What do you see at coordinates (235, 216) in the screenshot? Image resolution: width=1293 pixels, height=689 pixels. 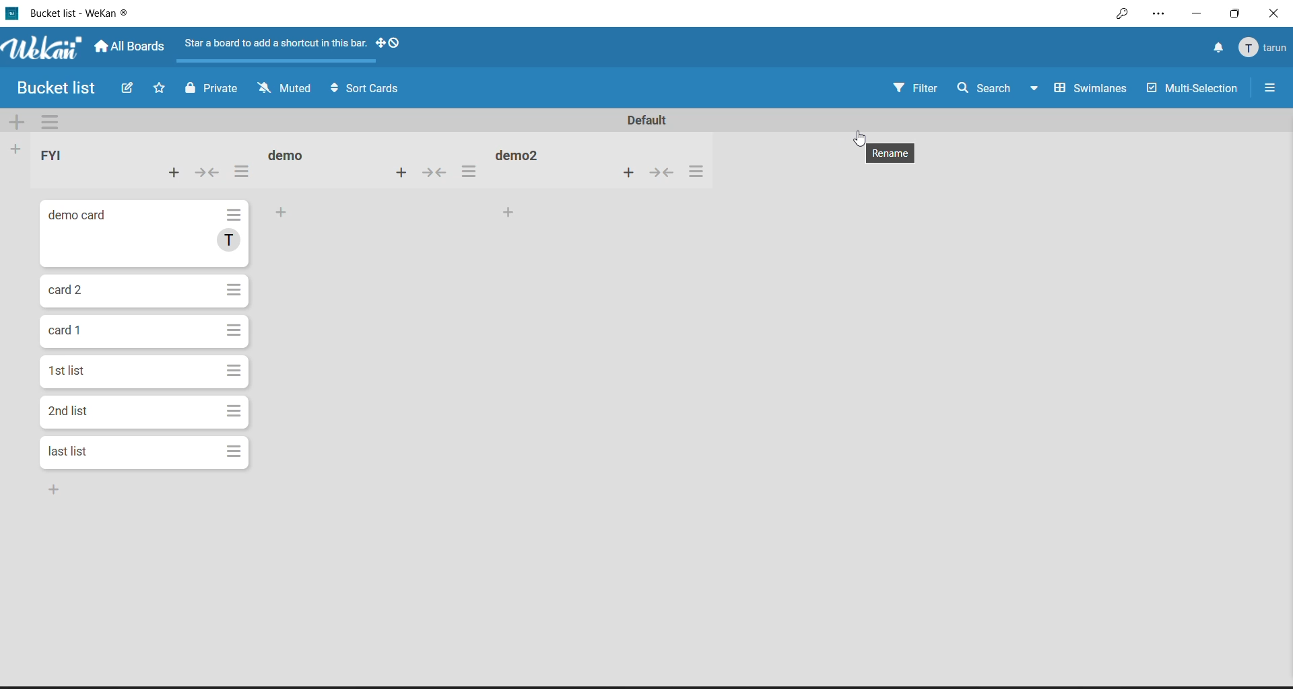 I see `card actions` at bounding box center [235, 216].